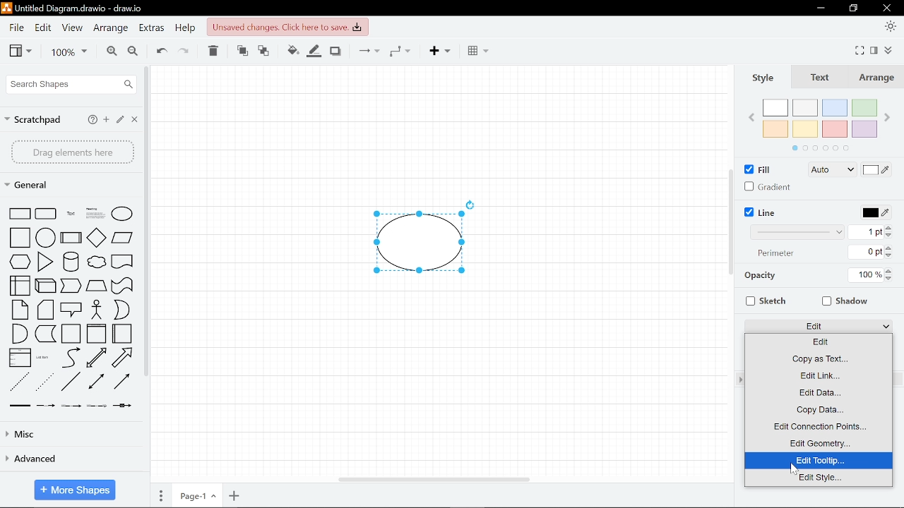 The image size is (904, 508). I want to click on Delete, so click(213, 52).